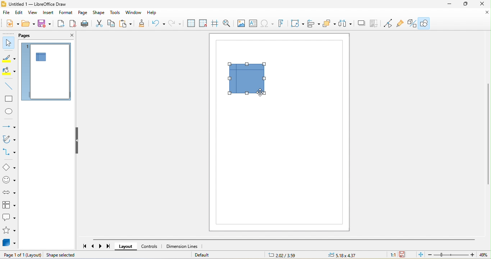 The height and width of the screenshot is (259, 491). I want to click on transformation, so click(298, 24).